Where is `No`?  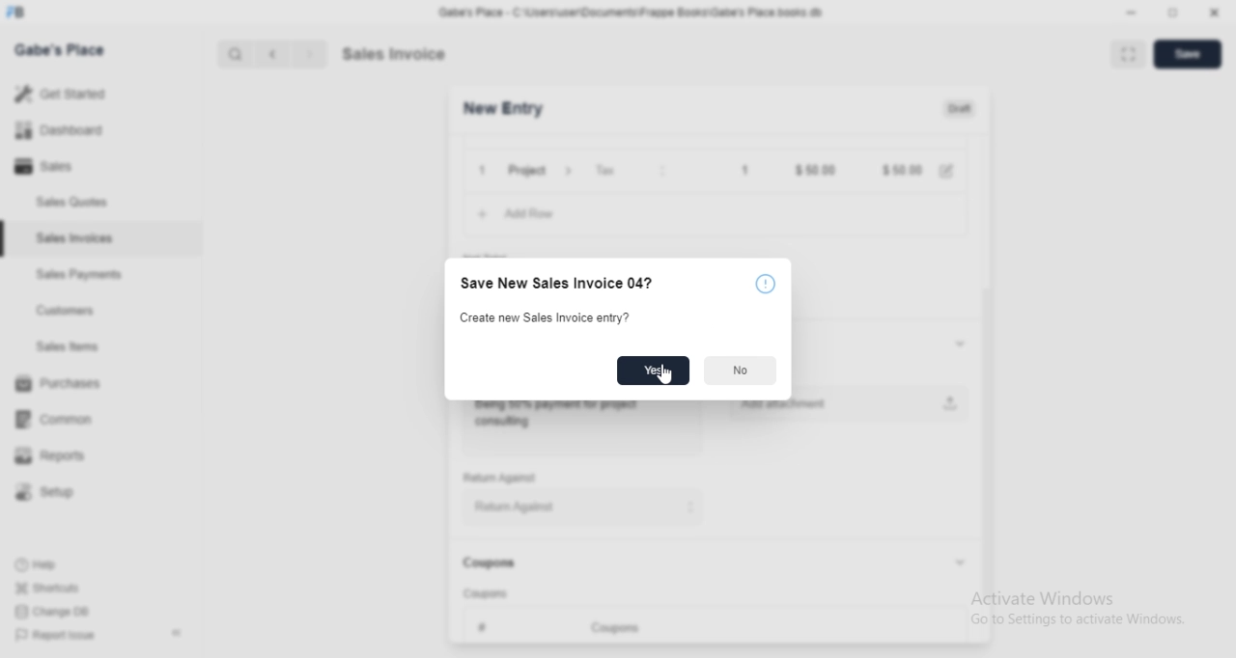 No is located at coordinates (741, 370).